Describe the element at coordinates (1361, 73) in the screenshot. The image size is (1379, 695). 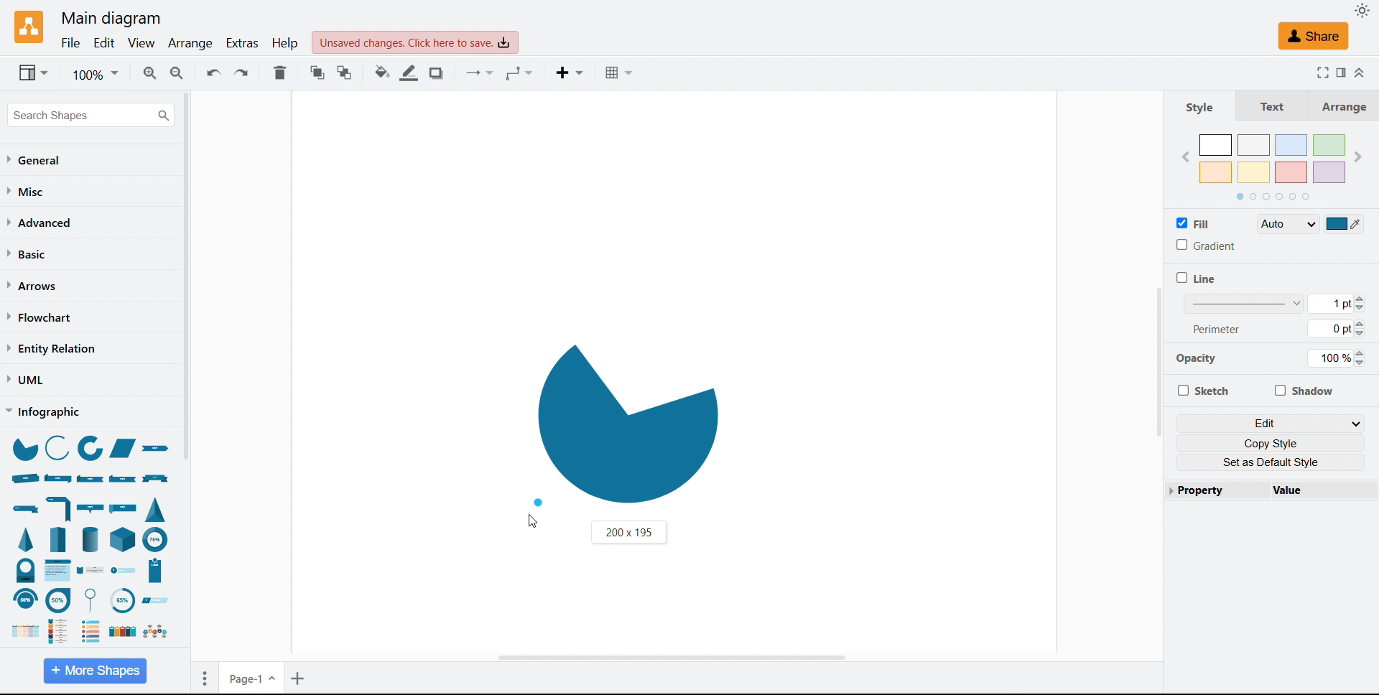
I see `Collapse ` at that location.